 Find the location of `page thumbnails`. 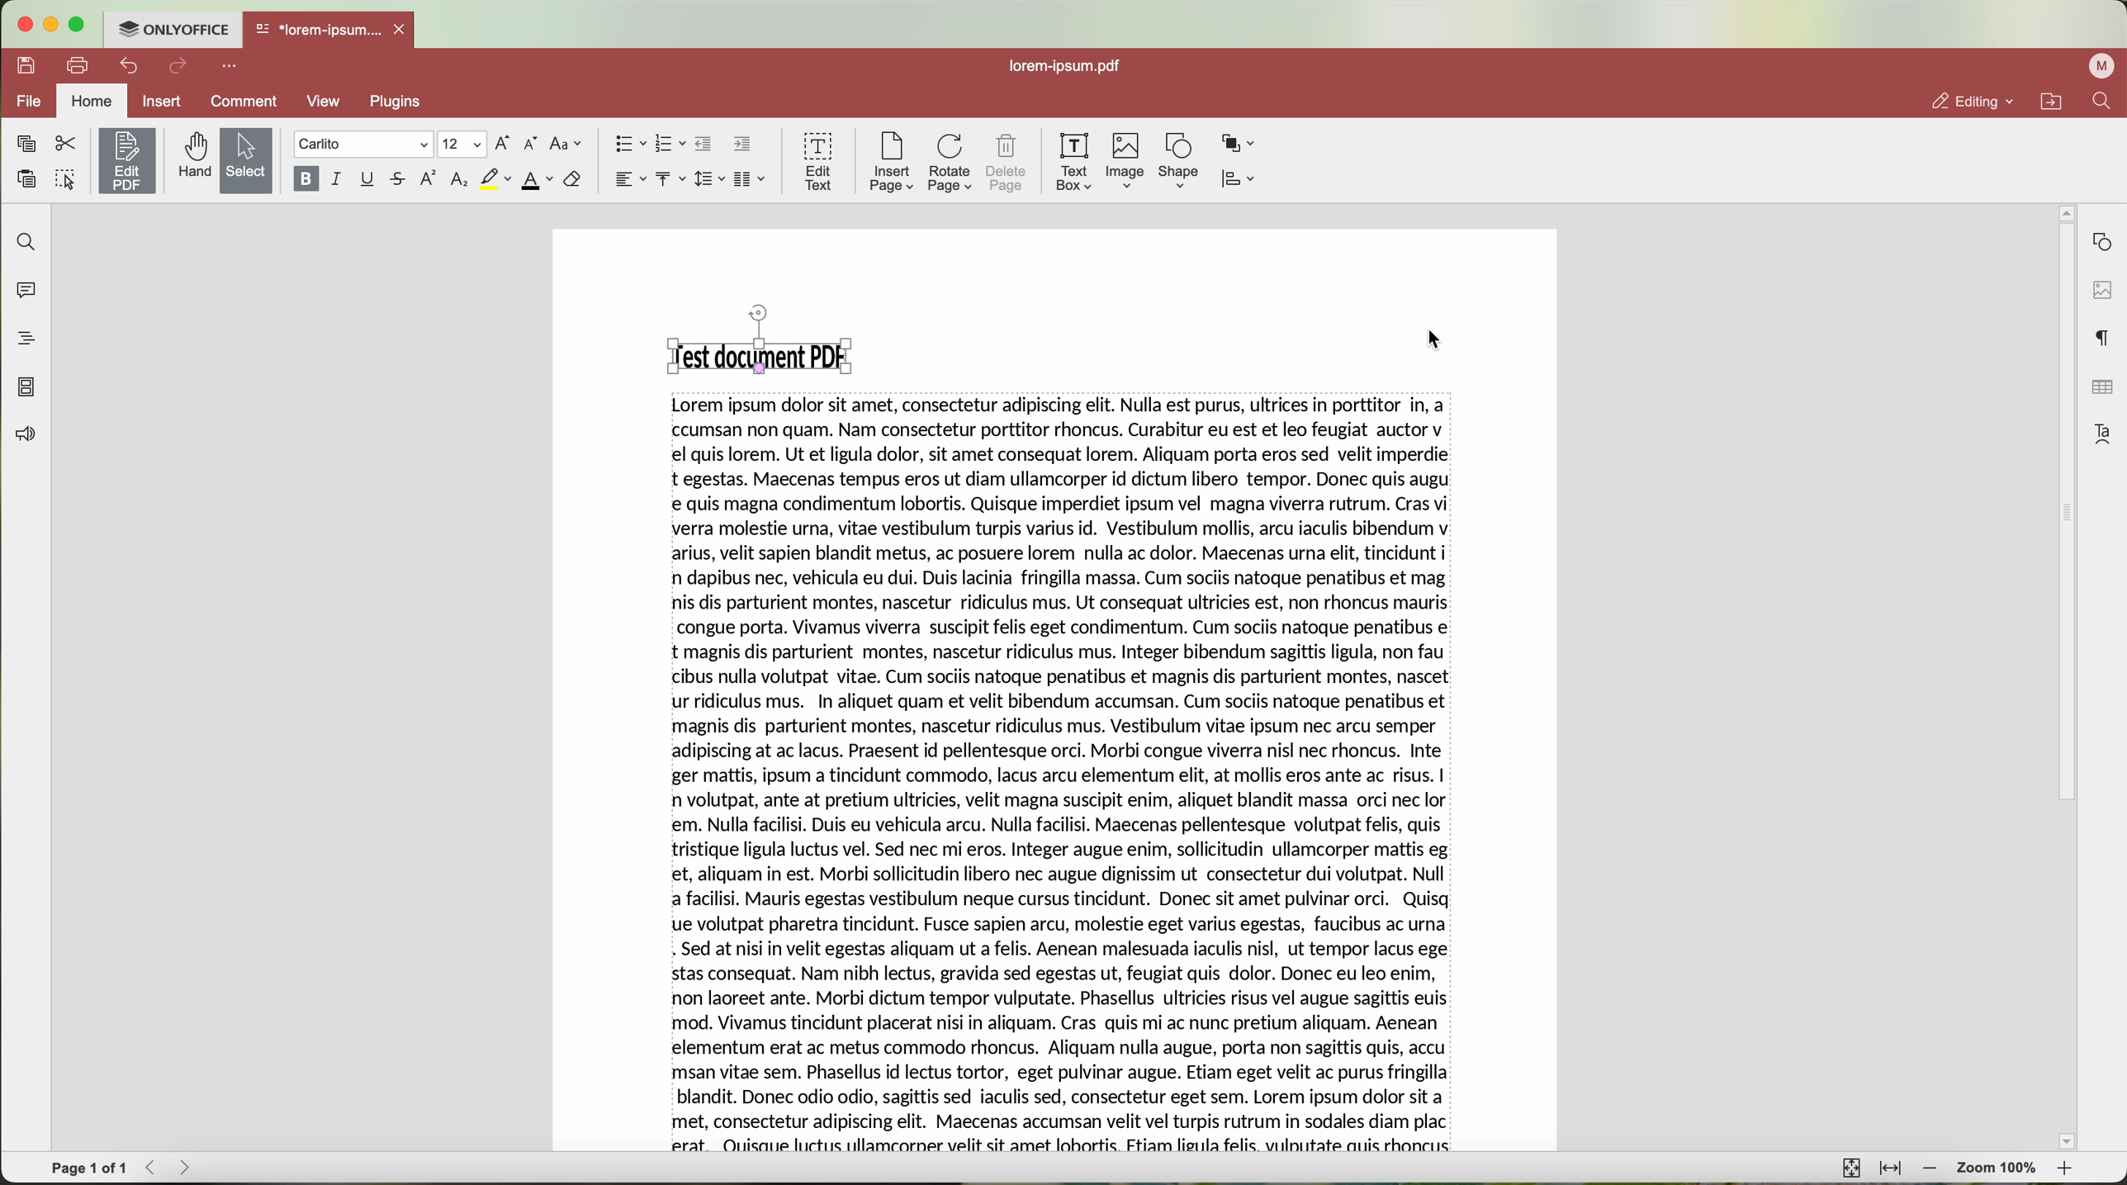

page thumbnails is located at coordinates (27, 388).